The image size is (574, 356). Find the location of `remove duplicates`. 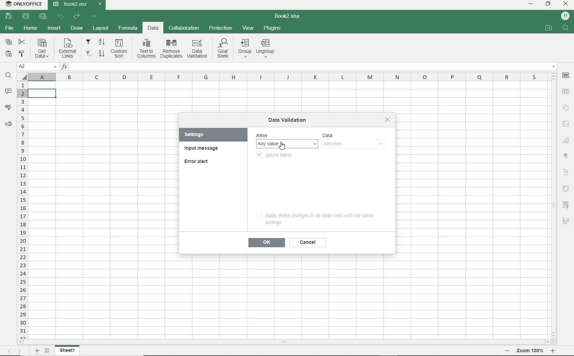

remove duplicates is located at coordinates (172, 47).